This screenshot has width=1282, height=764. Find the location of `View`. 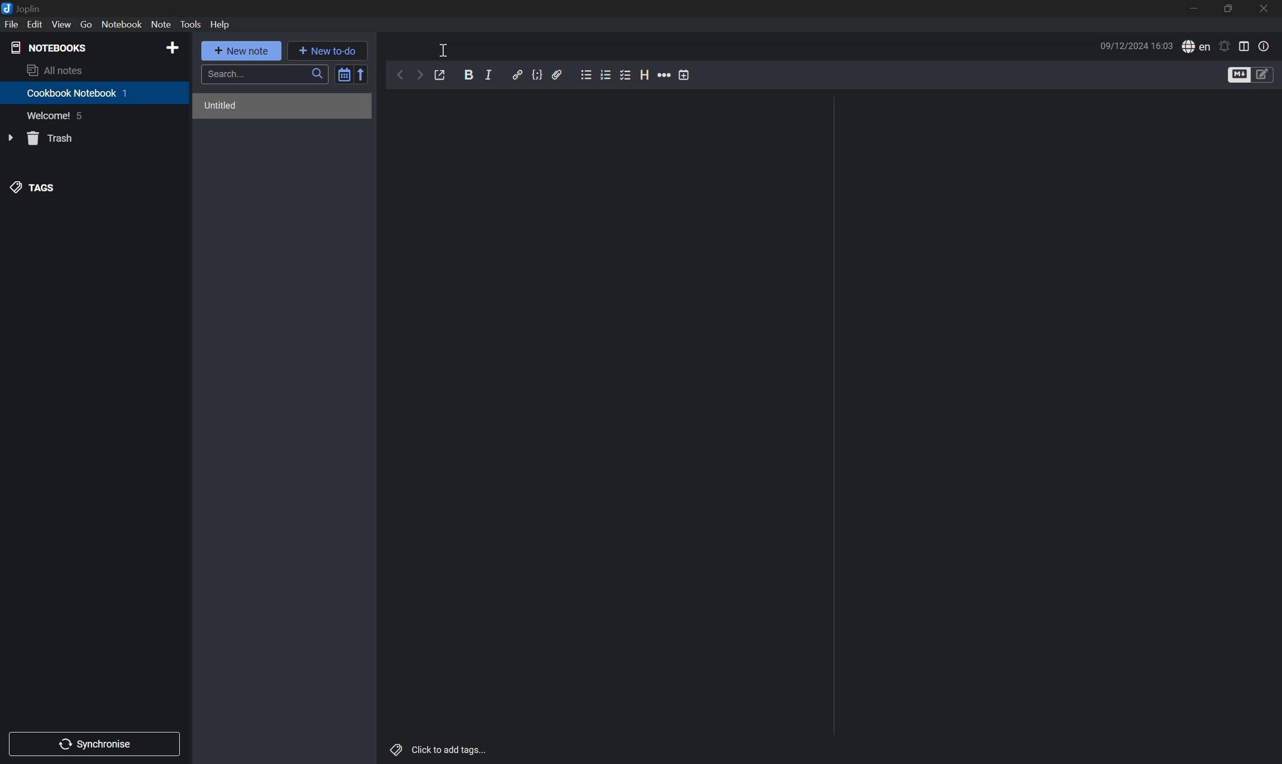

View is located at coordinates (62, 24).